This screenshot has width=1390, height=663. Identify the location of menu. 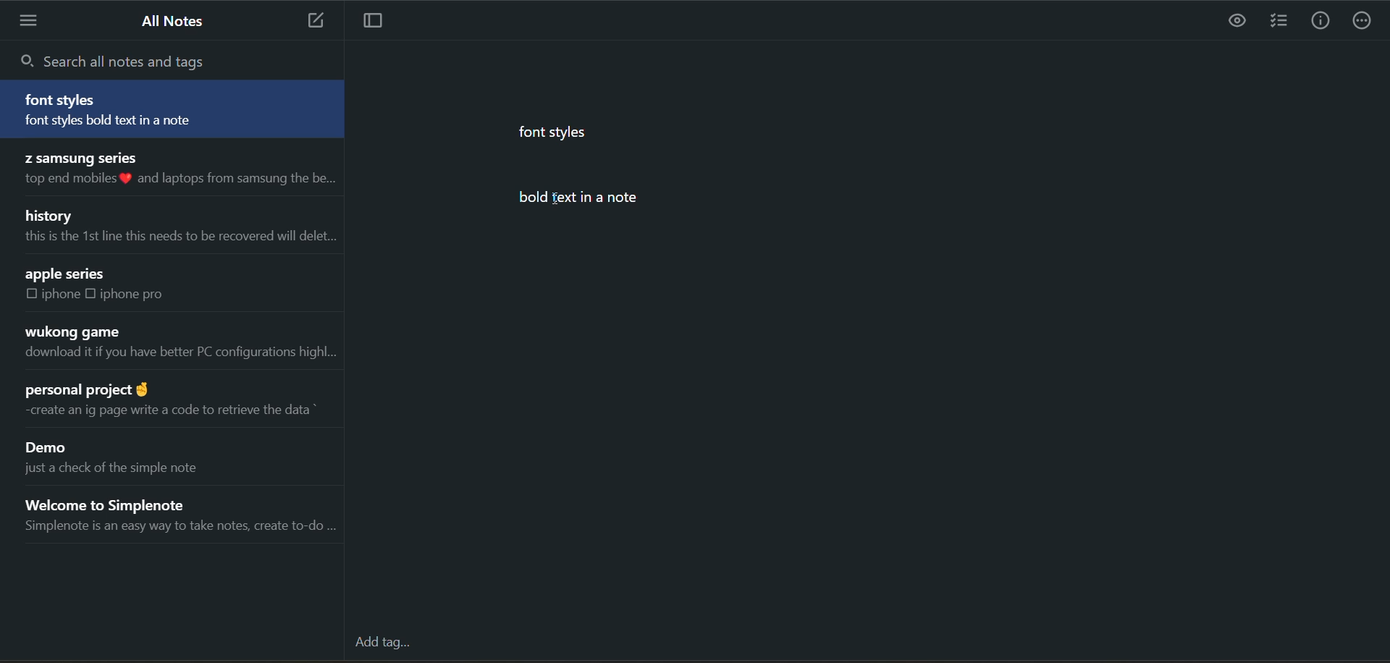
(31, 20).